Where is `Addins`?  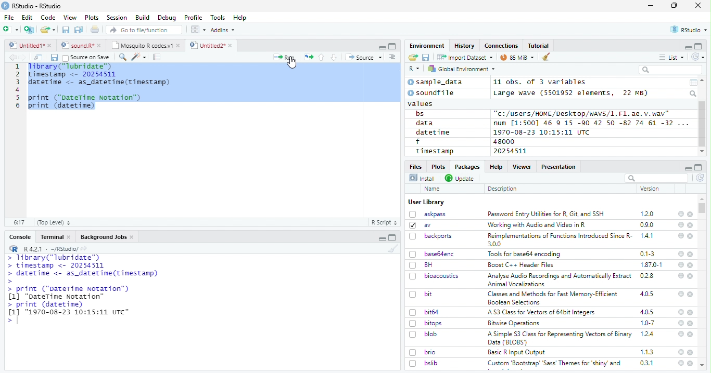
Addins is located at coordinates (223, 30).